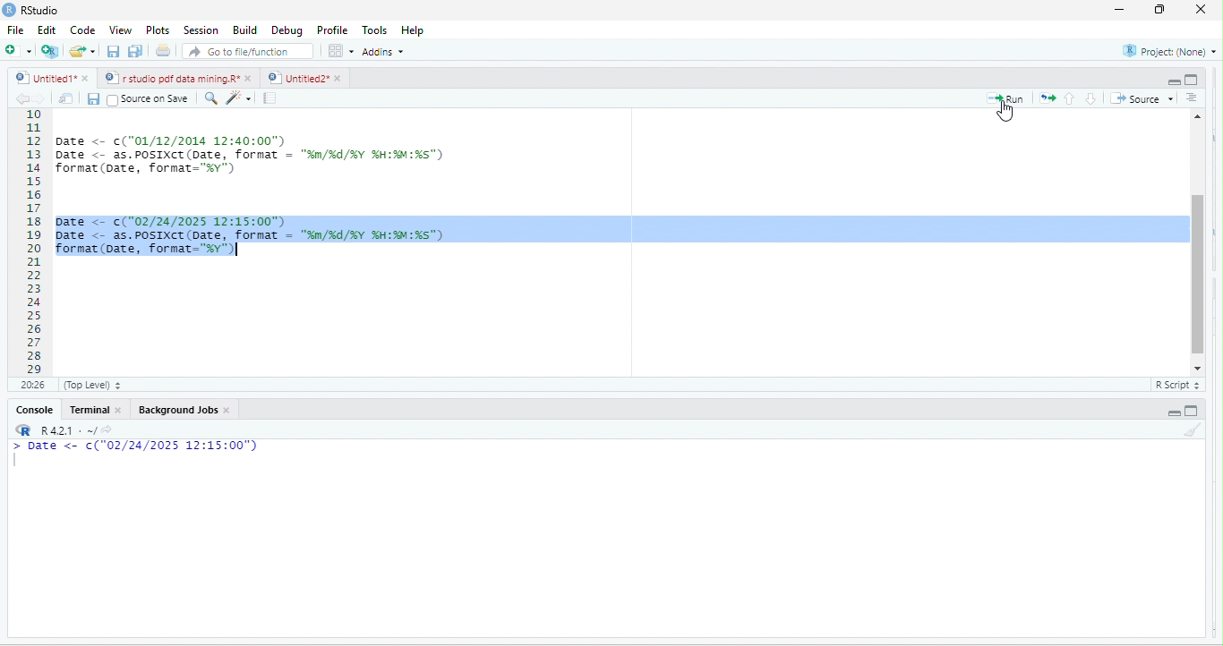 This screenshot has width=1223, height=646. I want to click on save current document, so click(97, 100).